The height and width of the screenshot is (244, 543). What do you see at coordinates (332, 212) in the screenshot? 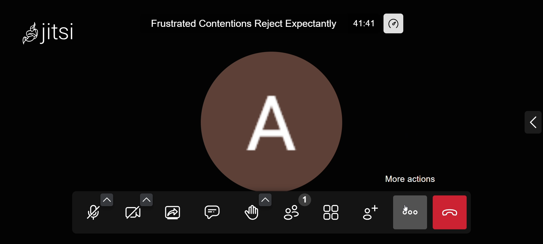
I see `toggle view` at bounding box center [332, 212].